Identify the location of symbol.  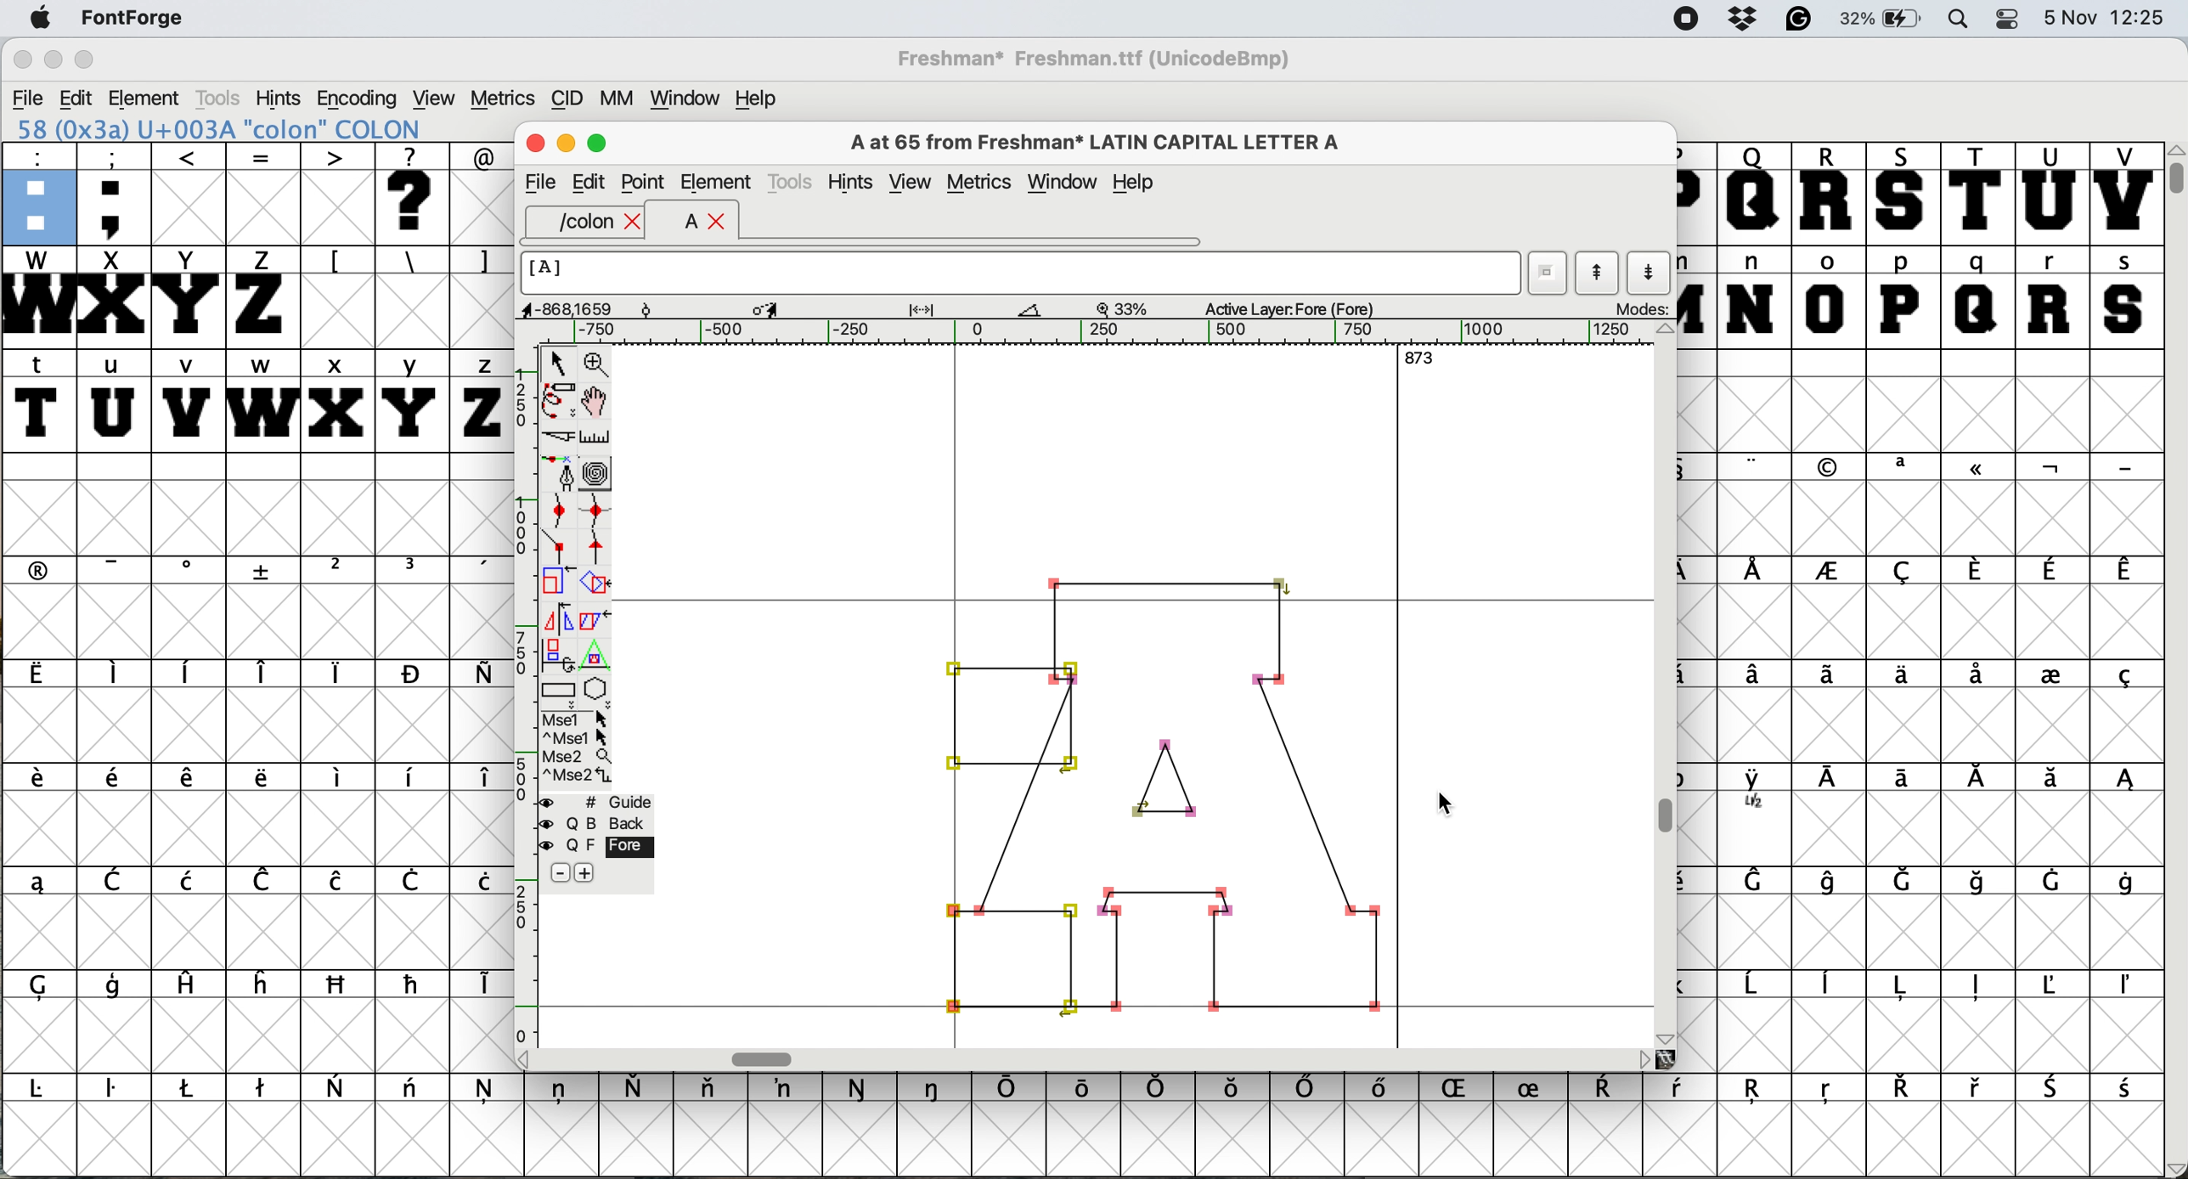
(264, 880).